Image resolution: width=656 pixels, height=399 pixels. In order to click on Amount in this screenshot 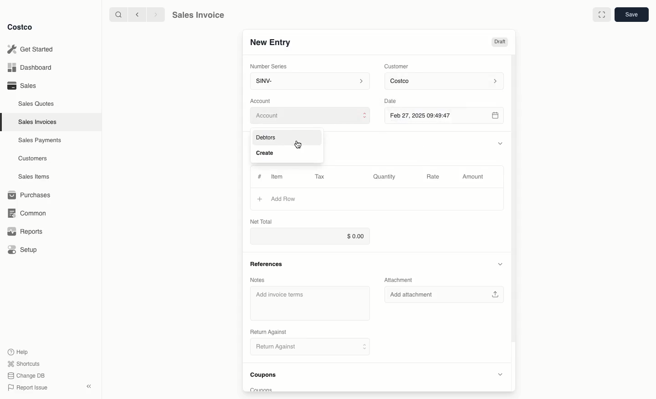, I will do `click(472, 177)`.